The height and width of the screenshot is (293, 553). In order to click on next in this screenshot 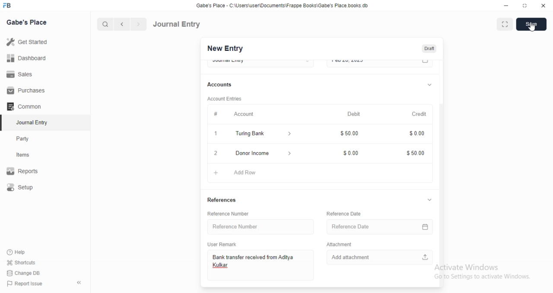, I will do `click(137, 25)`.